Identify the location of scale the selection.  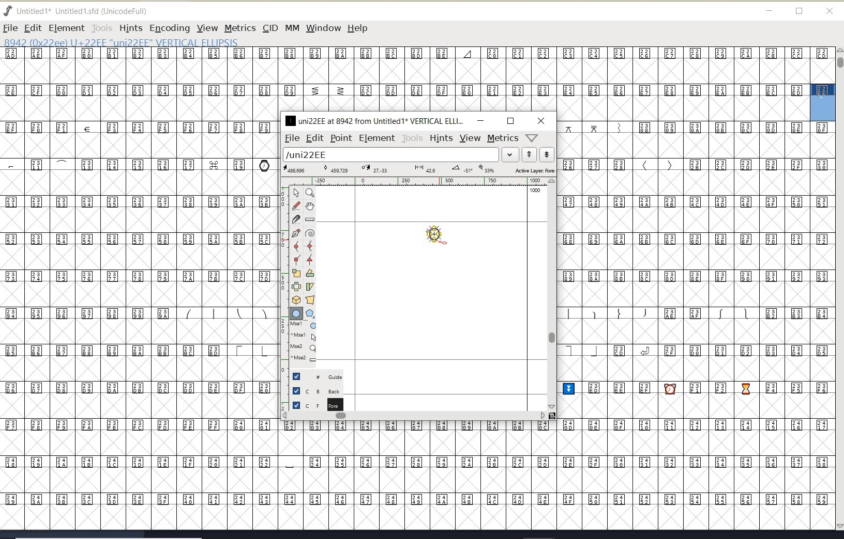
(296, 273).